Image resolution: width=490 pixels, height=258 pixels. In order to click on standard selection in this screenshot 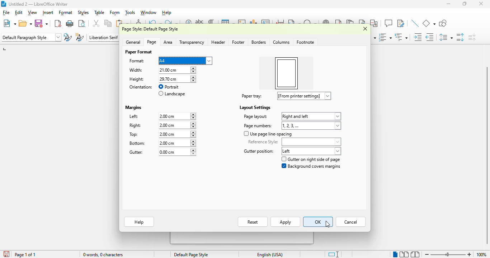, I will do `click(334, 254)`.